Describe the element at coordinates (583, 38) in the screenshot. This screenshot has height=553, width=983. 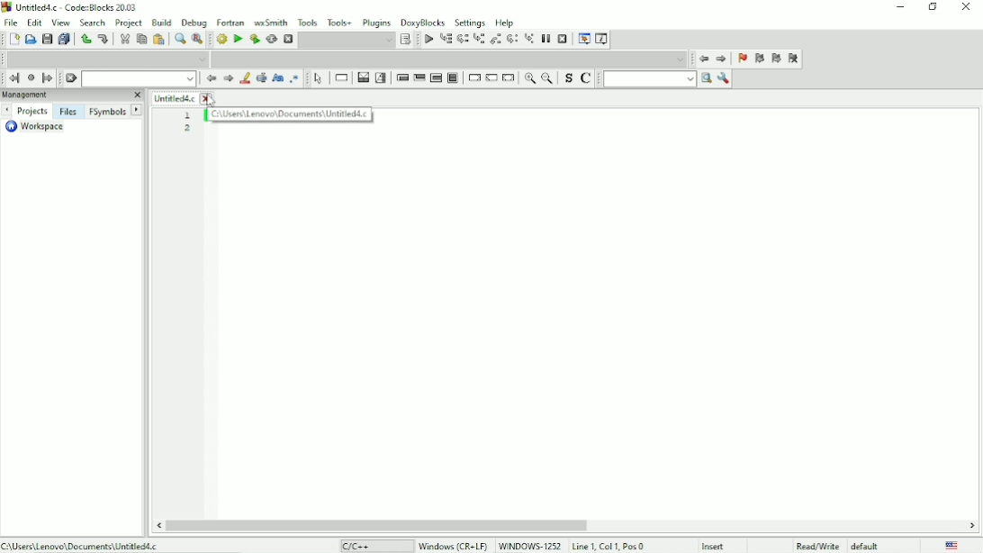
I see `Debugging windows` at that location.